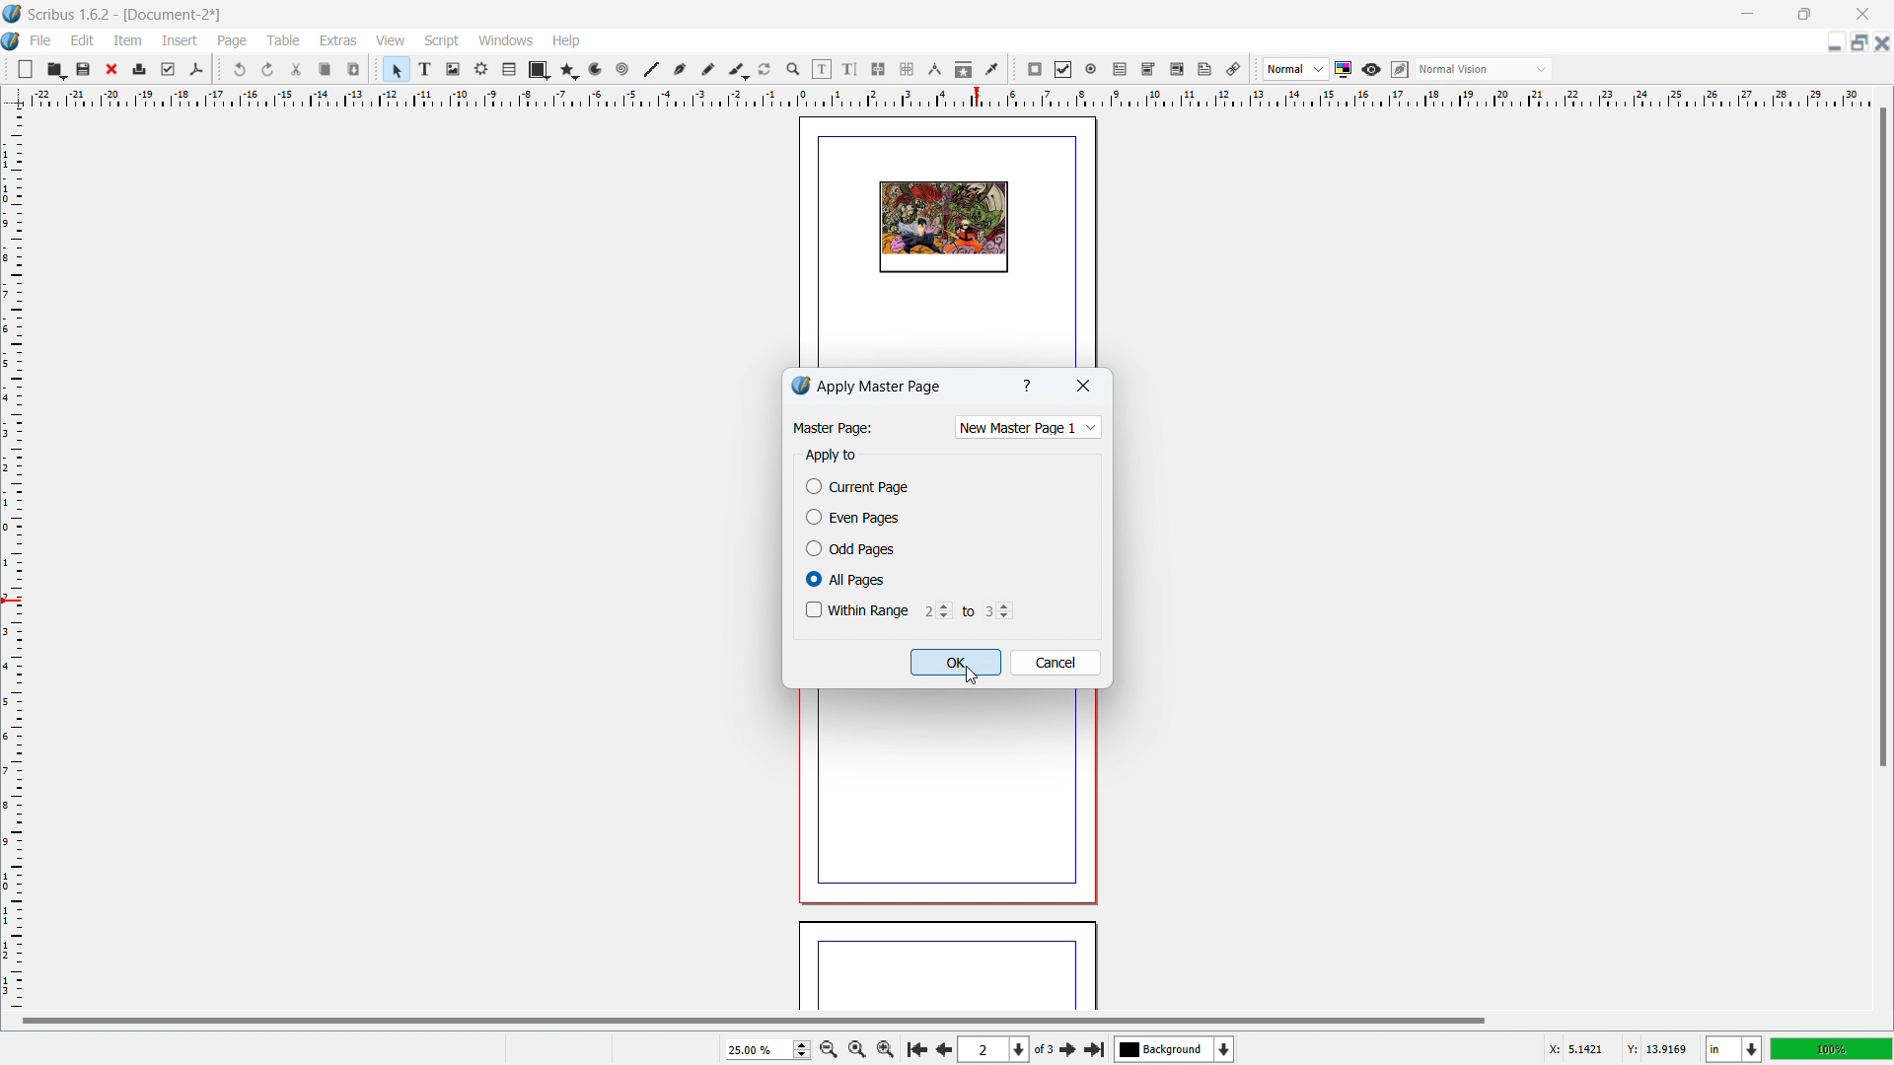 This screenshot has width=1894, height=1065. I want to click on measurement, so click(934, 70).